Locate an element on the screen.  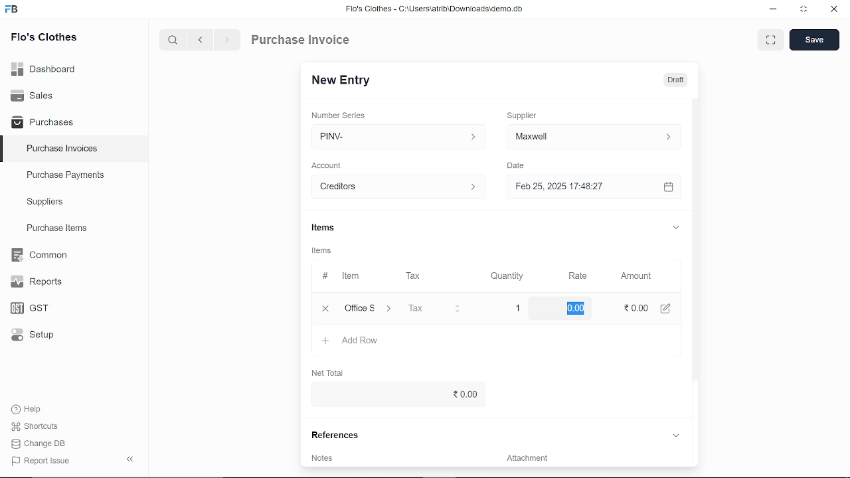
Purchase Invoices is located at coordinates (62, 150).